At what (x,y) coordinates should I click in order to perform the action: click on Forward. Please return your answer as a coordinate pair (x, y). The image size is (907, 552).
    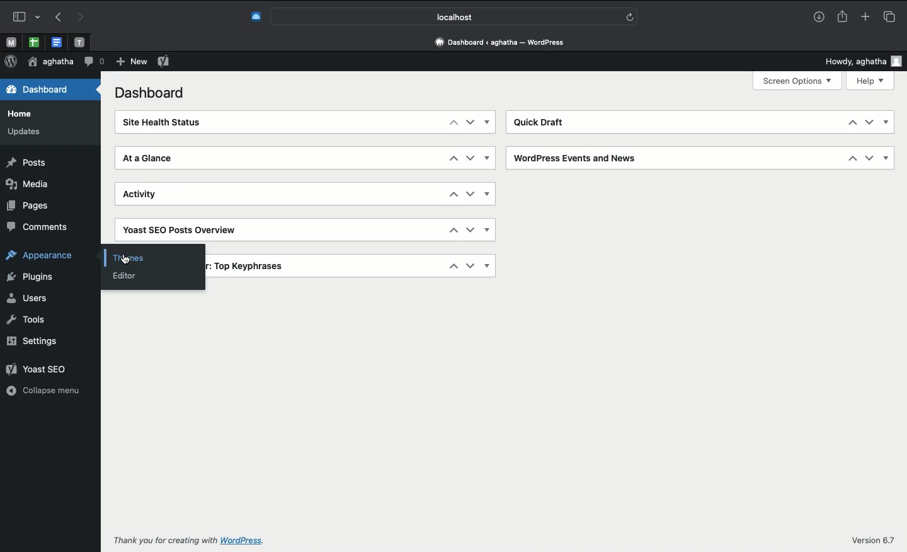
    Looking at the image, I should click on (81, 18).